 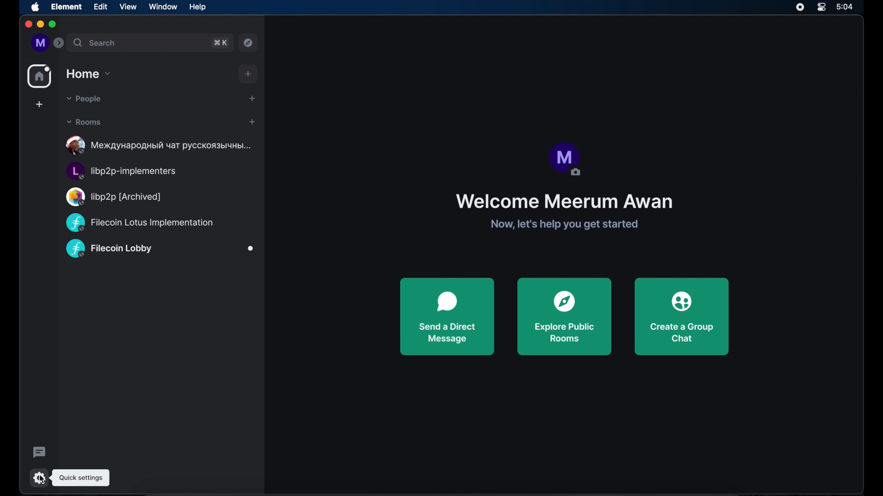 What do you see at coordinates (564, 316) in the screenshot?
I see `explore public rooms` at bounding box center [564, 316].